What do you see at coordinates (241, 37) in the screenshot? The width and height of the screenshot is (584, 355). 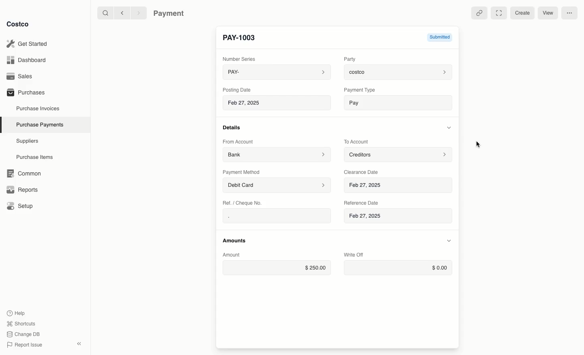 I see `New Entry` at bounding box center [241, 37].